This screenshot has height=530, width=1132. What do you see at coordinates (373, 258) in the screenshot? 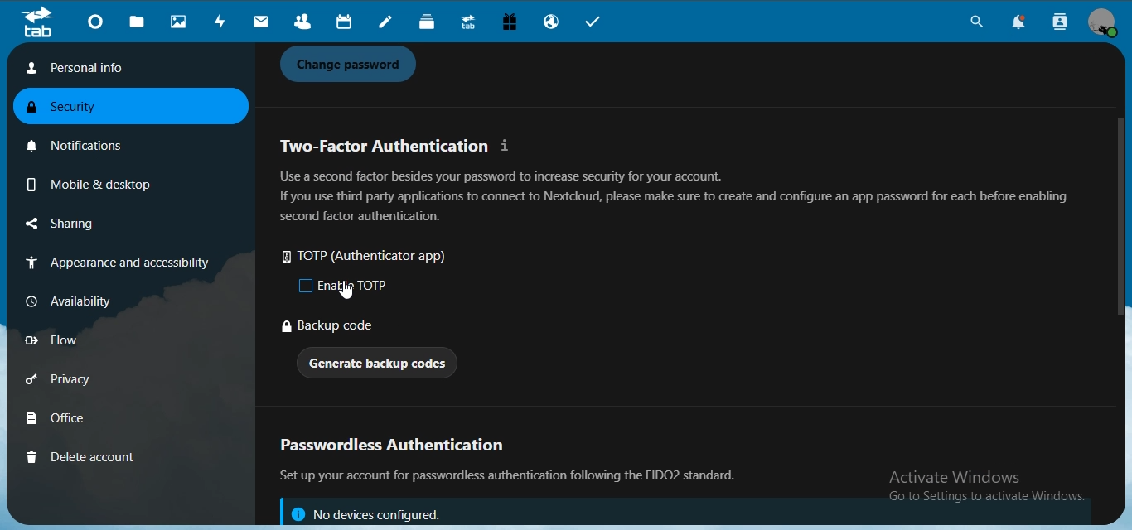
I see `TOTP` at bounding box center [373, 258].